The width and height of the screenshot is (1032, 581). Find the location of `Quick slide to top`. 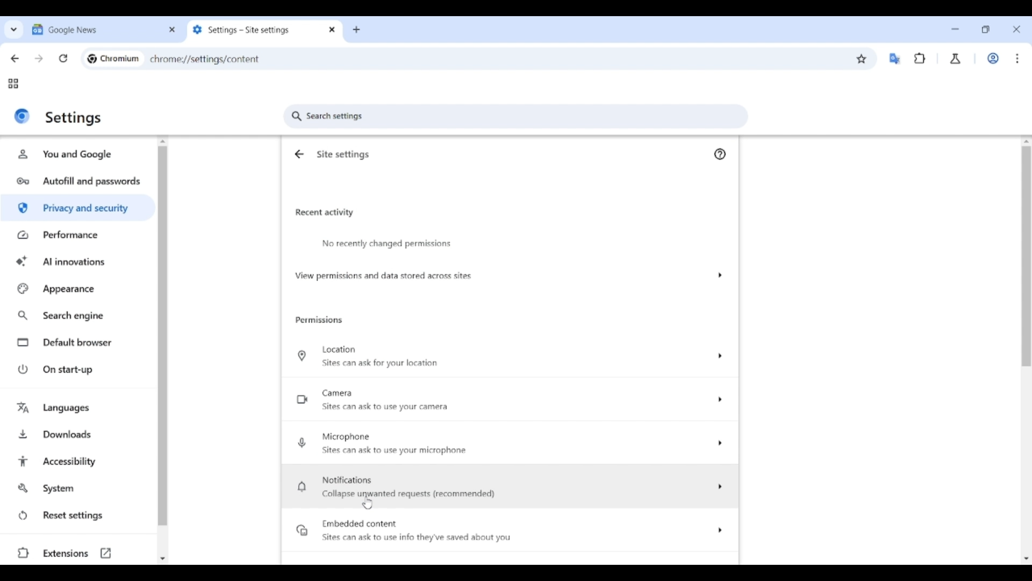

Quick slide to top is located at coordinates (1026, 141).